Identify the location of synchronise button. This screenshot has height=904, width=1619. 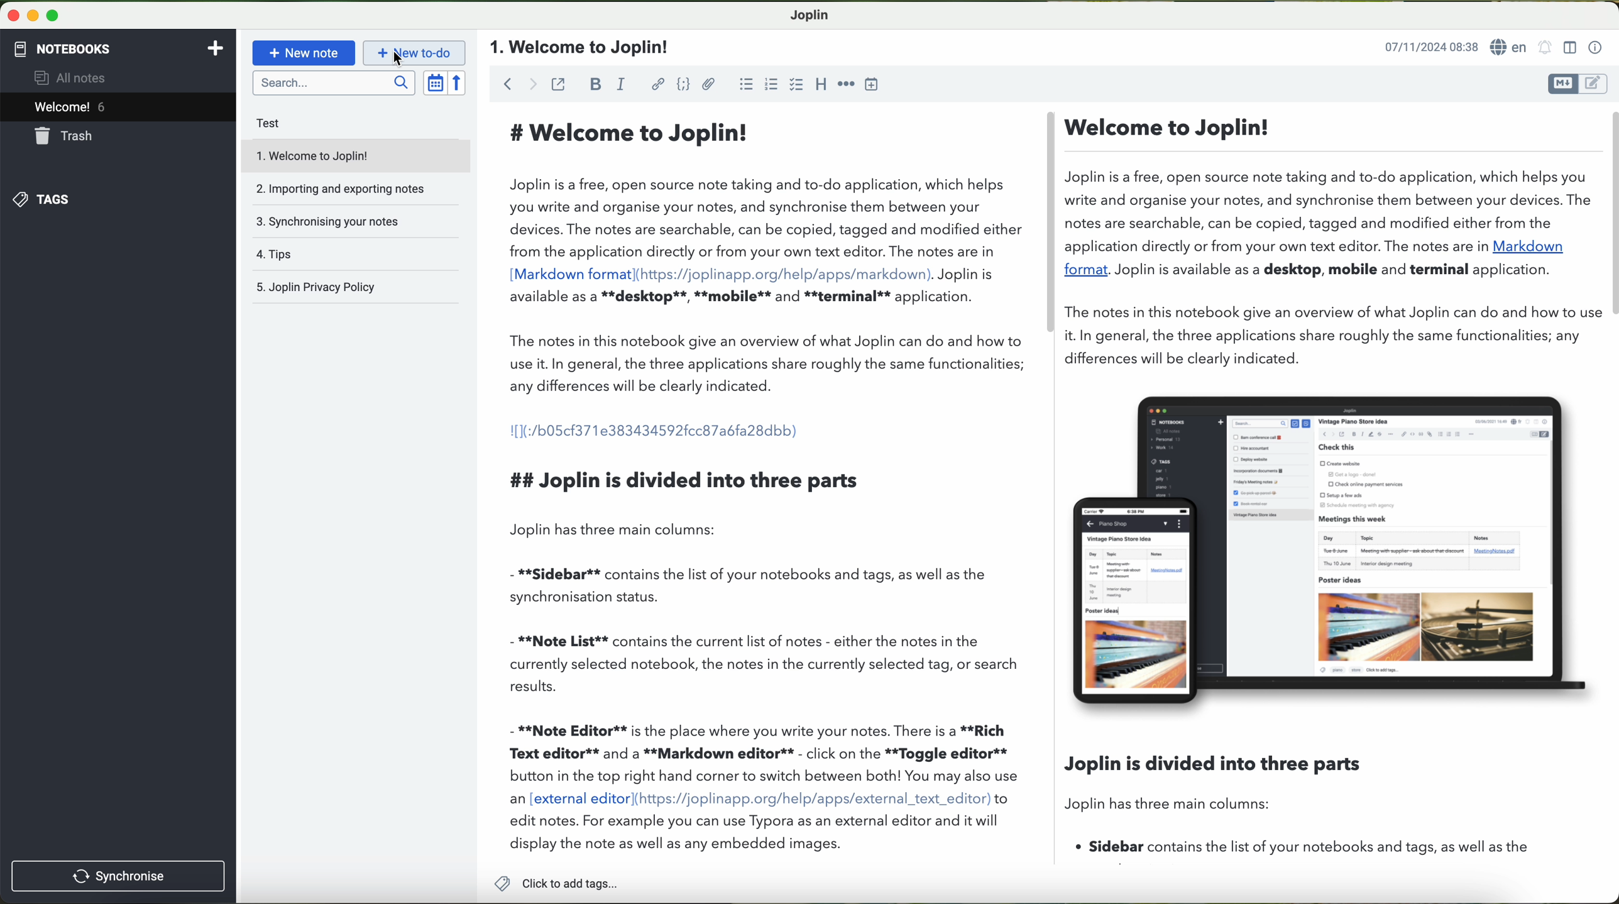
(116, 874).